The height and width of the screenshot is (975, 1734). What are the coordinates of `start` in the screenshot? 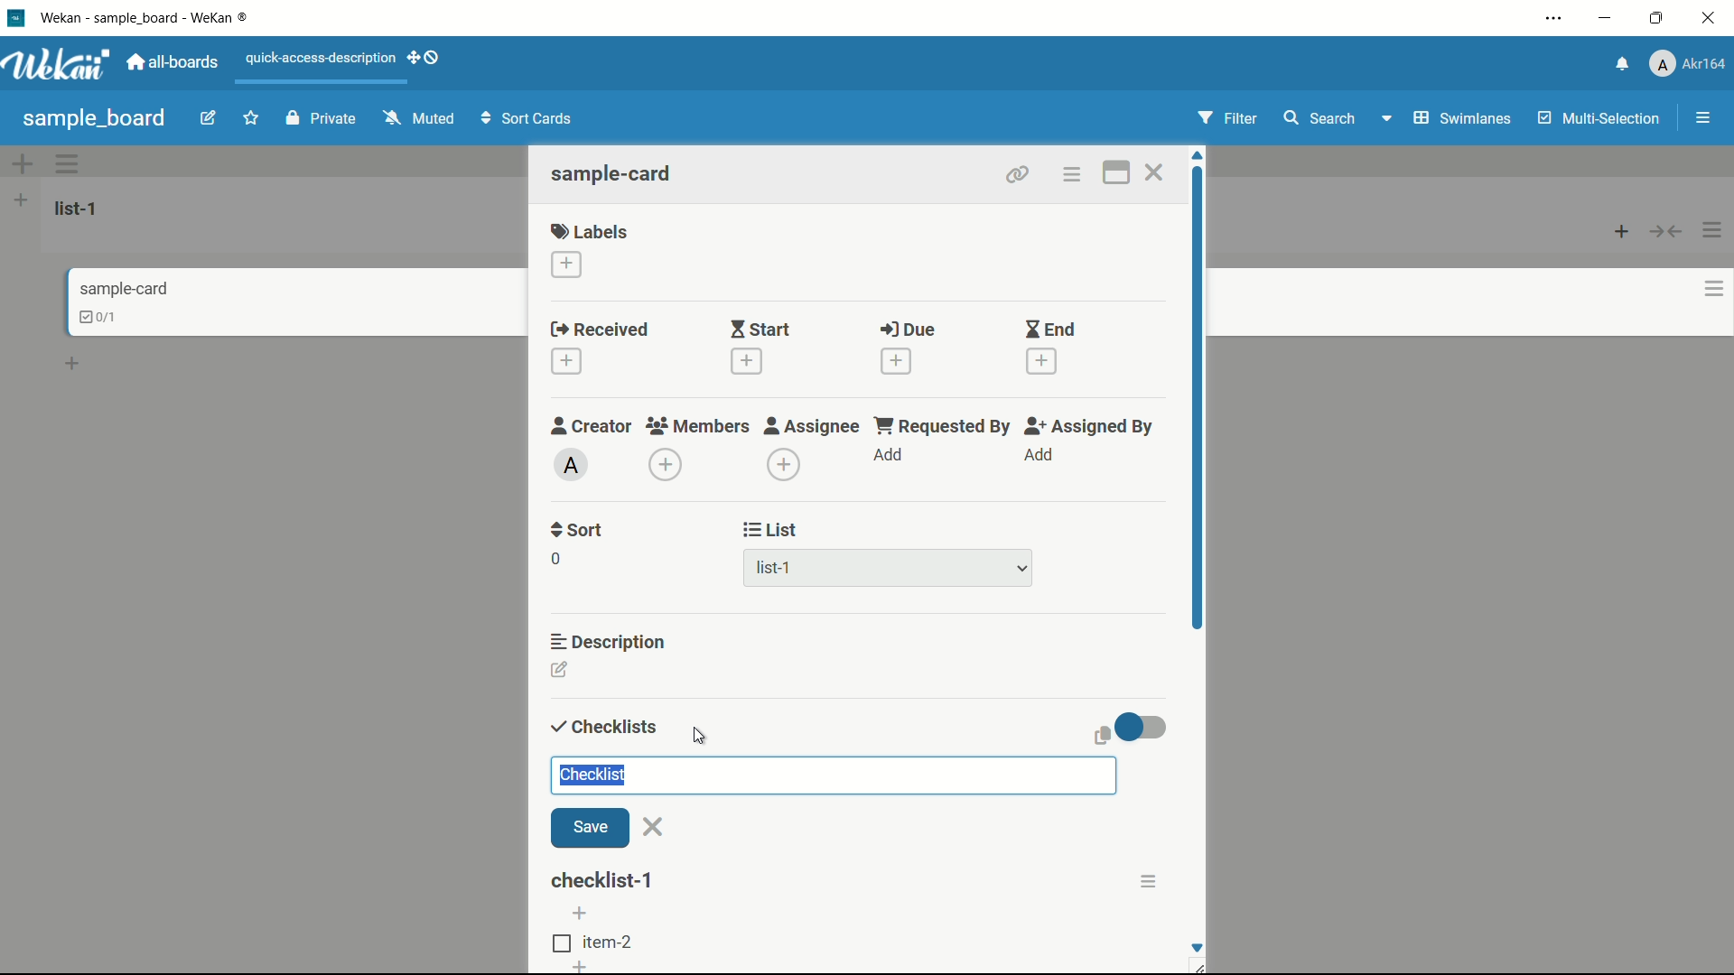 It's located at (760, 331).